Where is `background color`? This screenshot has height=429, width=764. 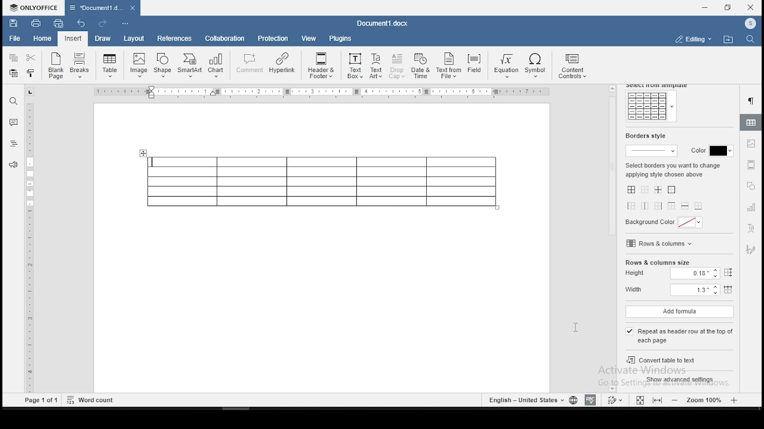 background color is located at coordinates (666, 223).